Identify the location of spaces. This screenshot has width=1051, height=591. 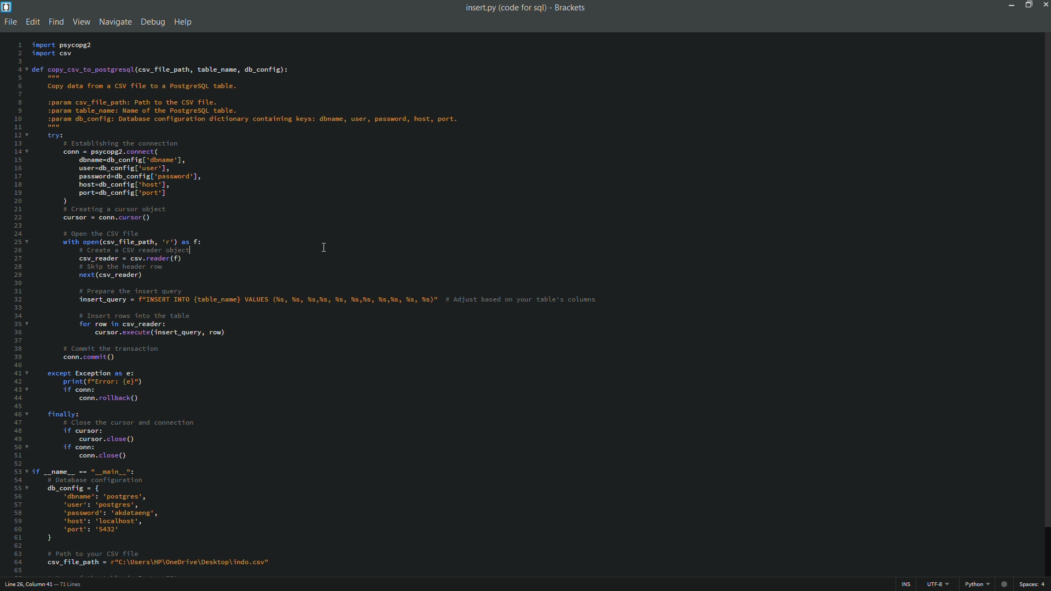
(1034, 586).